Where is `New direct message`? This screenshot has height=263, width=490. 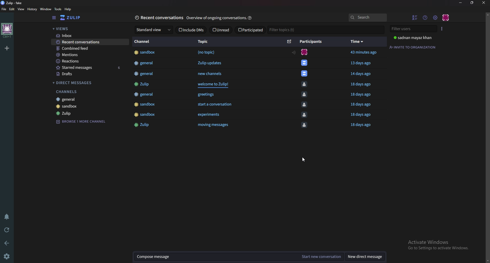
New direct message is located at coordinates (365, 256).